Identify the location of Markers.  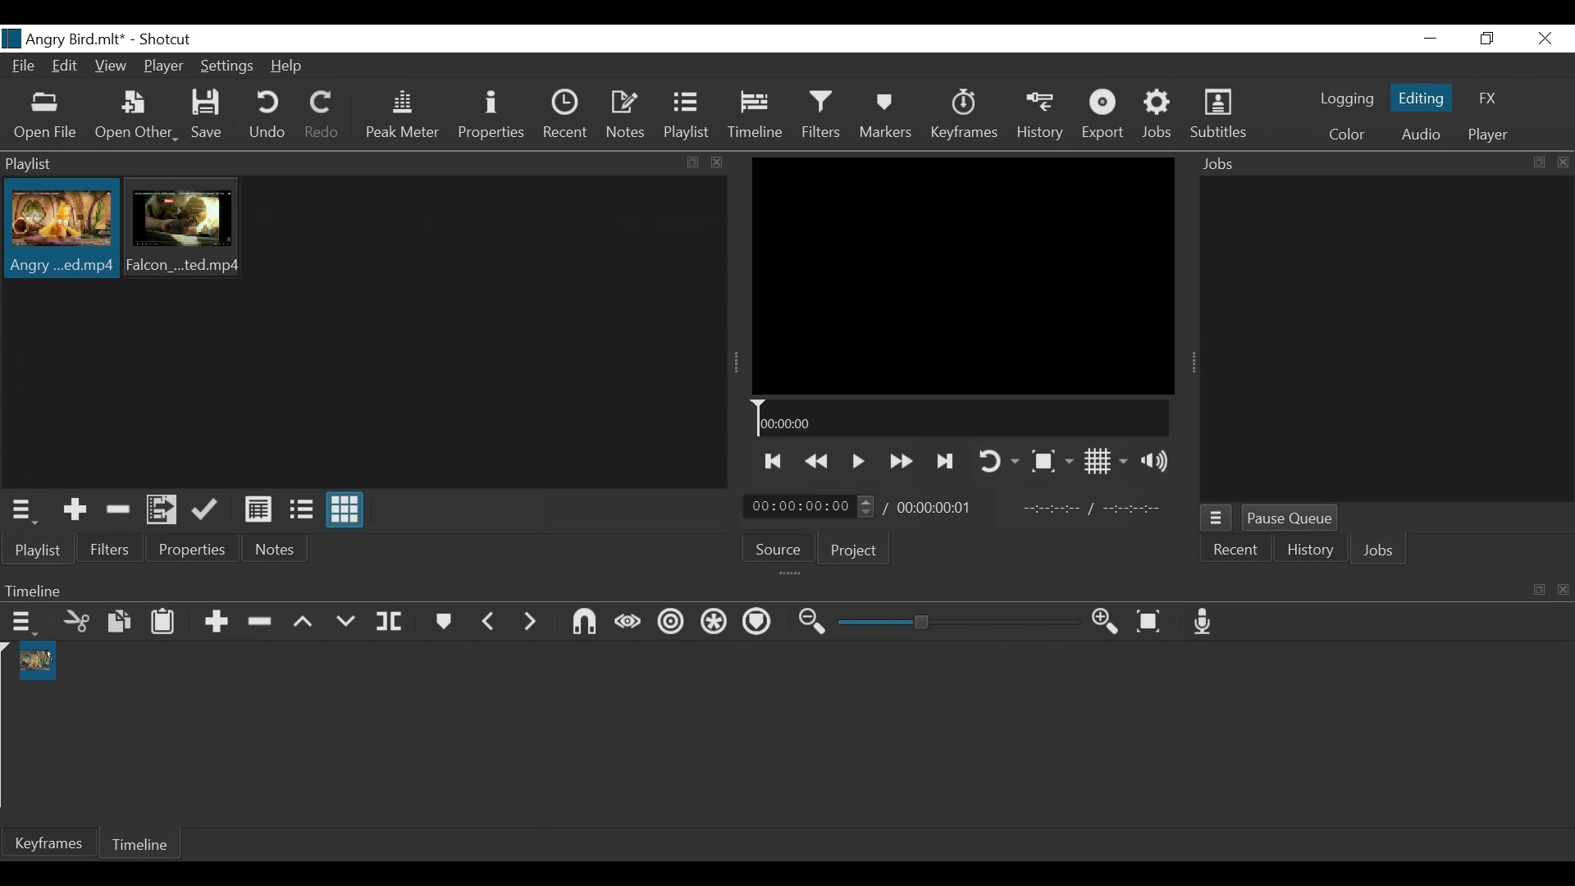
(888, 117).